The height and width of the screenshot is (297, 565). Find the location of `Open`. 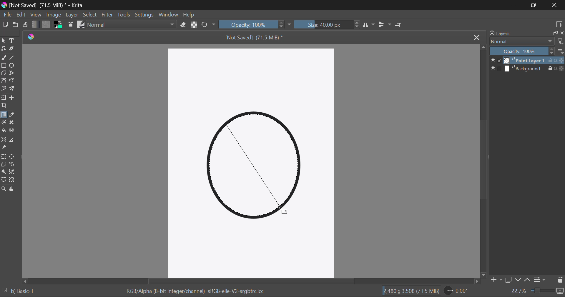

Open is located at coordinates (15, 25).